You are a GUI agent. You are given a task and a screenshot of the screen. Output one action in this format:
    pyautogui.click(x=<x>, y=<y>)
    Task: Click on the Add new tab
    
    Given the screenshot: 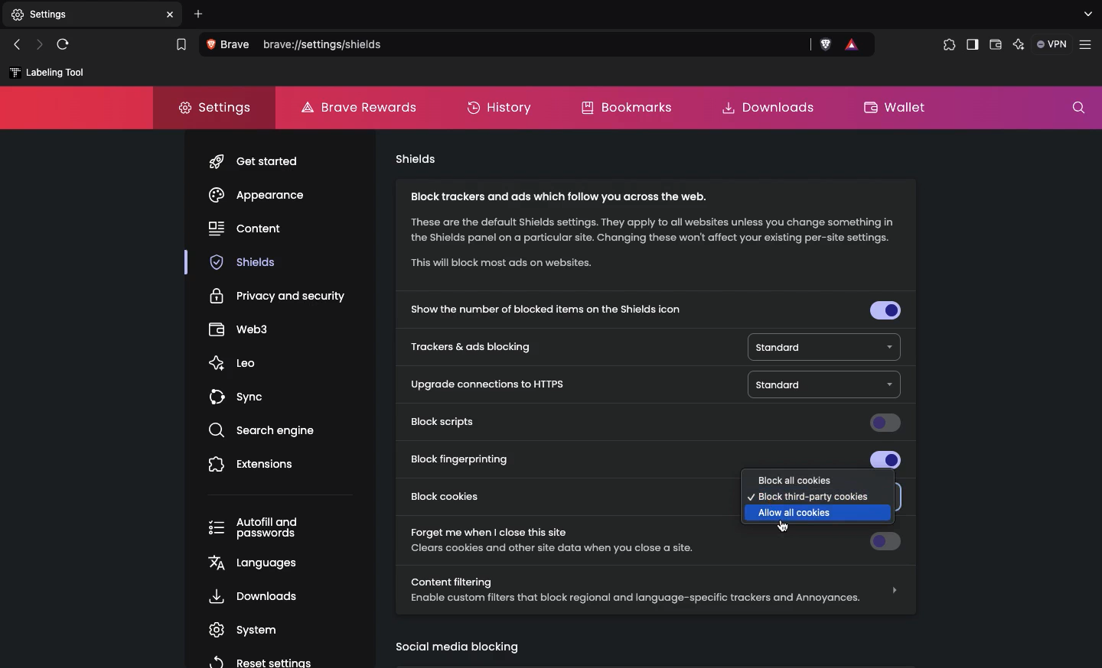 What is the action you would take?
    pyautogui.click(x=197, y=13)
    